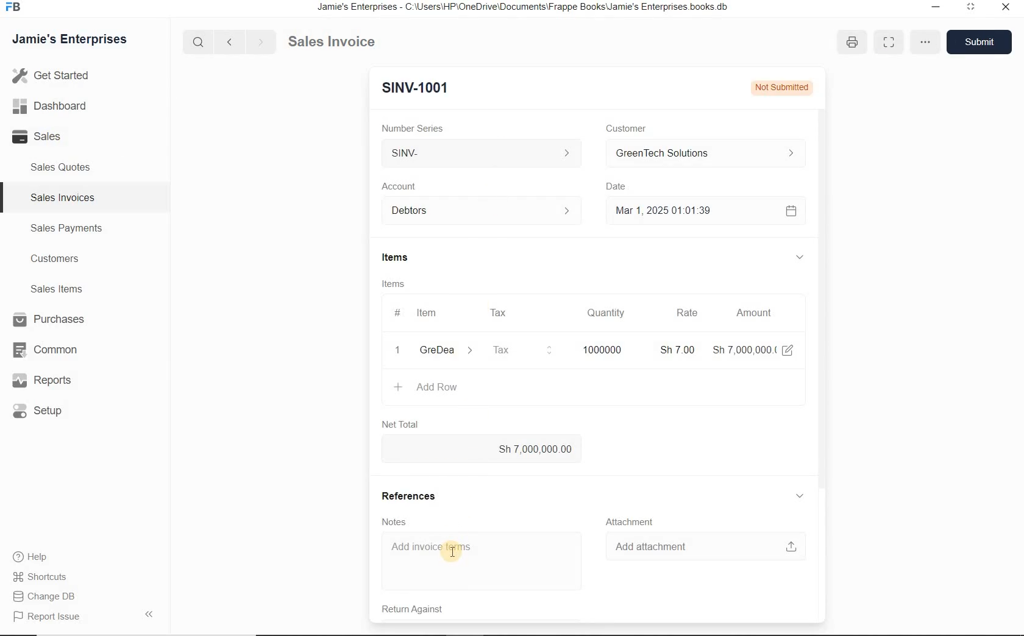  Describe the element at coordinates (46, 412) in the screenshot. I see `Setup` at that location.